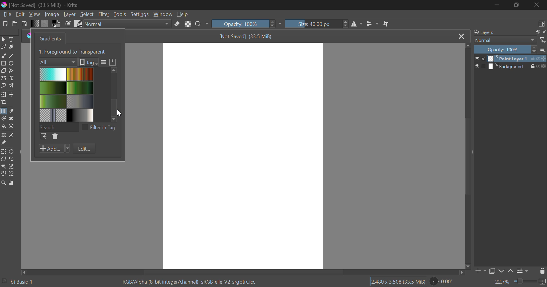 This screenshot has width=547, height=287. What do you see at coordinates (317, 23) in the screenshot?
I see `Size: 40.00 px` at bounding box center [317, 23].